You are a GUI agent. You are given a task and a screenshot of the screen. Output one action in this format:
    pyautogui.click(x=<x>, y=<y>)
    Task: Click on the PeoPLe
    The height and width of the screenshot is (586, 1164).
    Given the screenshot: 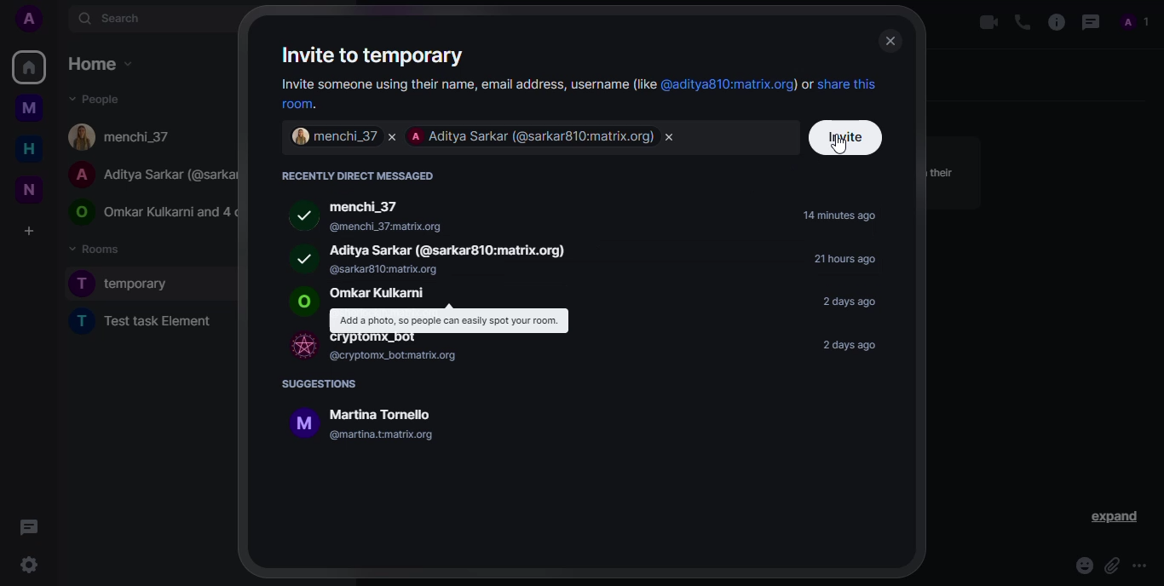 What is the action you would take?
    pyautogui.click(x=148, y=173)
    